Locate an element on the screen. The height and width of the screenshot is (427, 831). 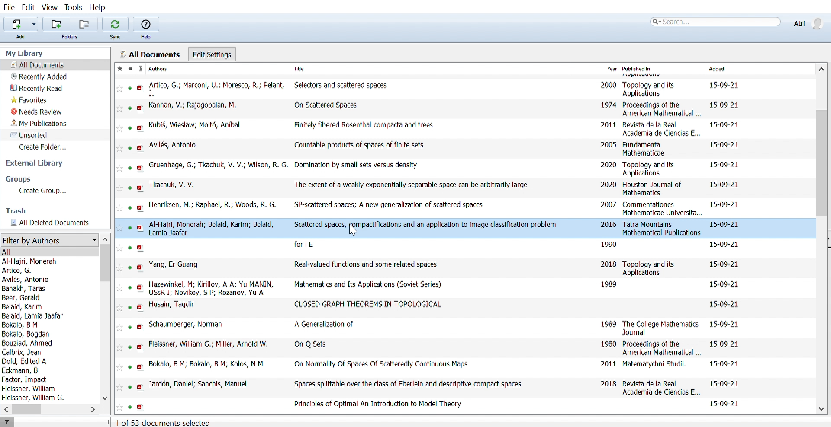
2005 is located at coordinates (609, 145).